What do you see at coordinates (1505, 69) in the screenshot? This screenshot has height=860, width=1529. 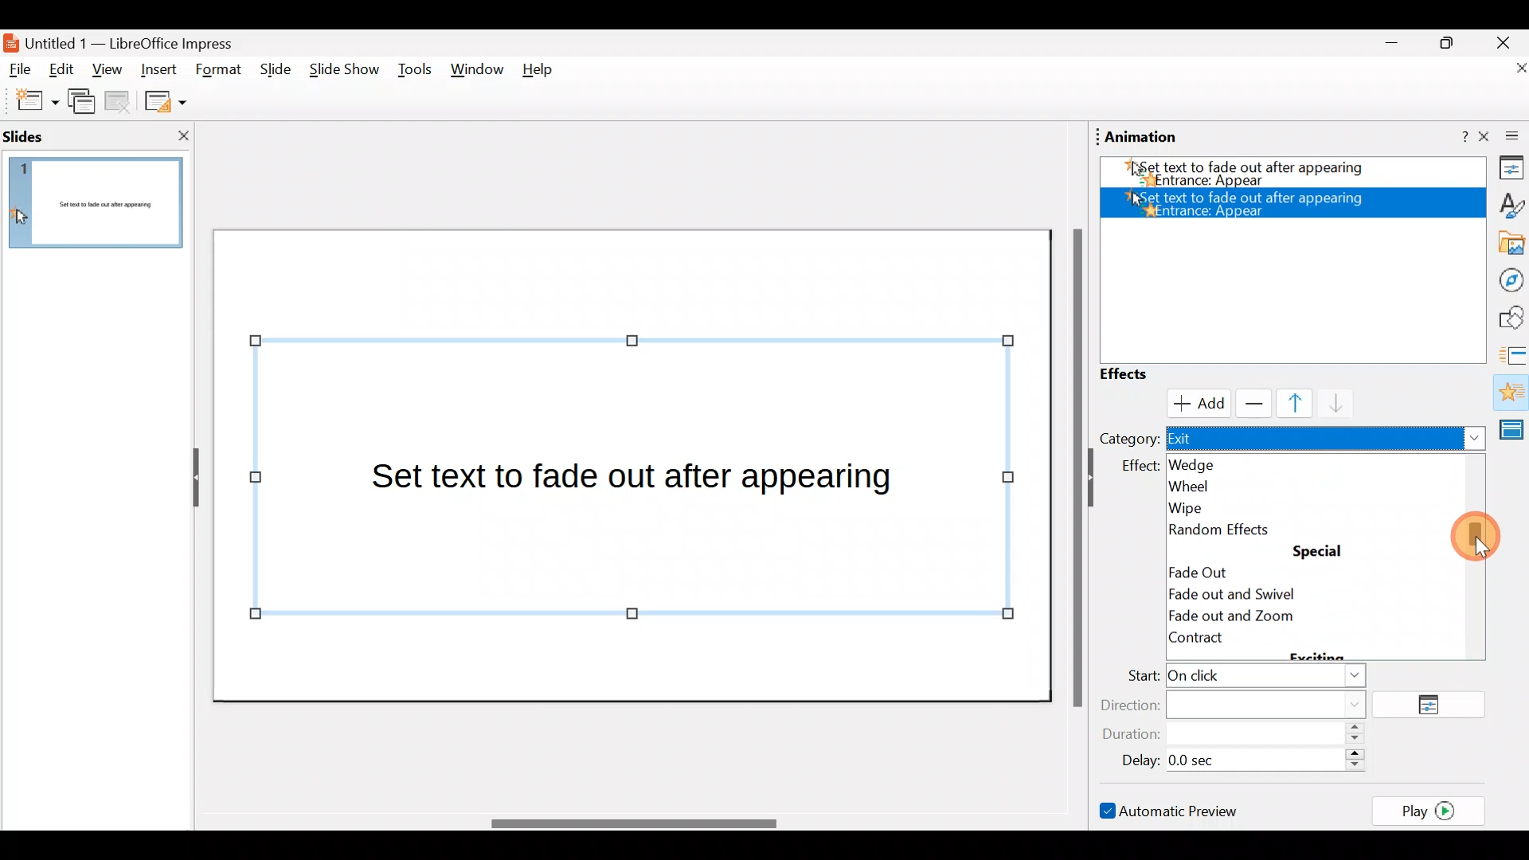 I see `Close document` at bounding box center [1505, 69].